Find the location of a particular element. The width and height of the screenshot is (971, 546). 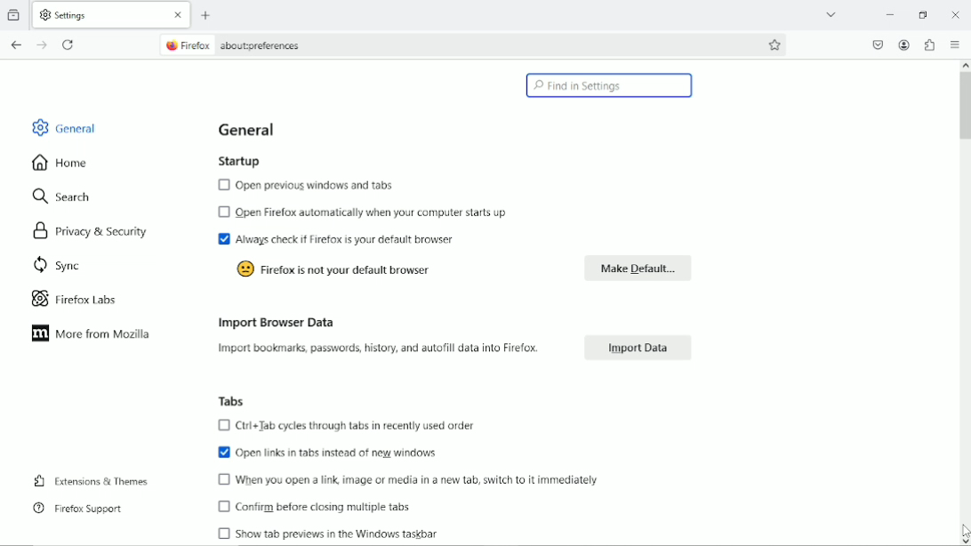

extensions is located at coordinates (928, 44).